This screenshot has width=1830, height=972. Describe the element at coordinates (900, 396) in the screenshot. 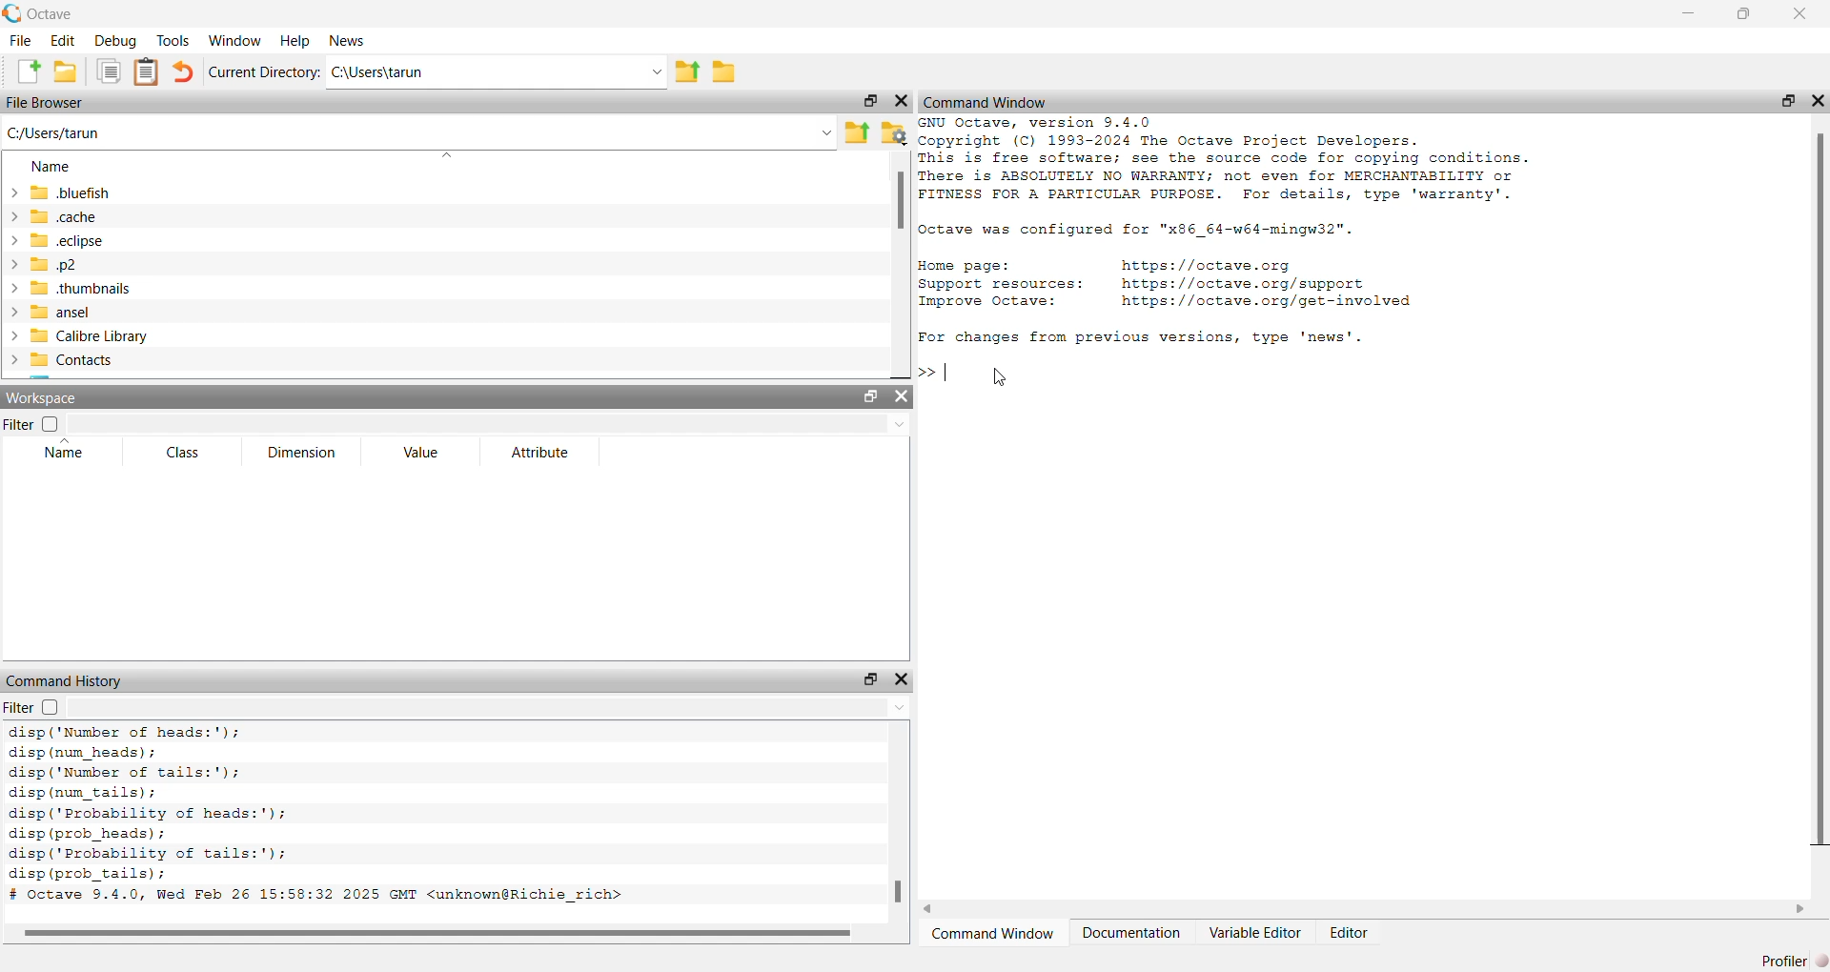

I see `Hide Widget` at that location.